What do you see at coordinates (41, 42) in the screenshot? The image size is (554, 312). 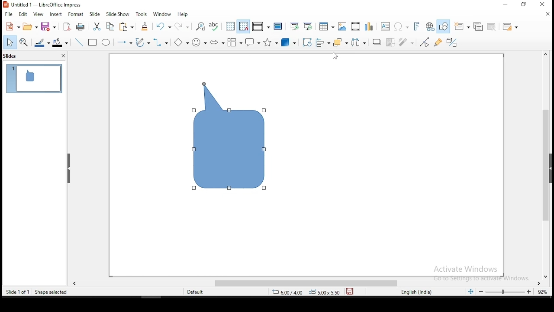 I see `line color` at bounding box center [41, 42].